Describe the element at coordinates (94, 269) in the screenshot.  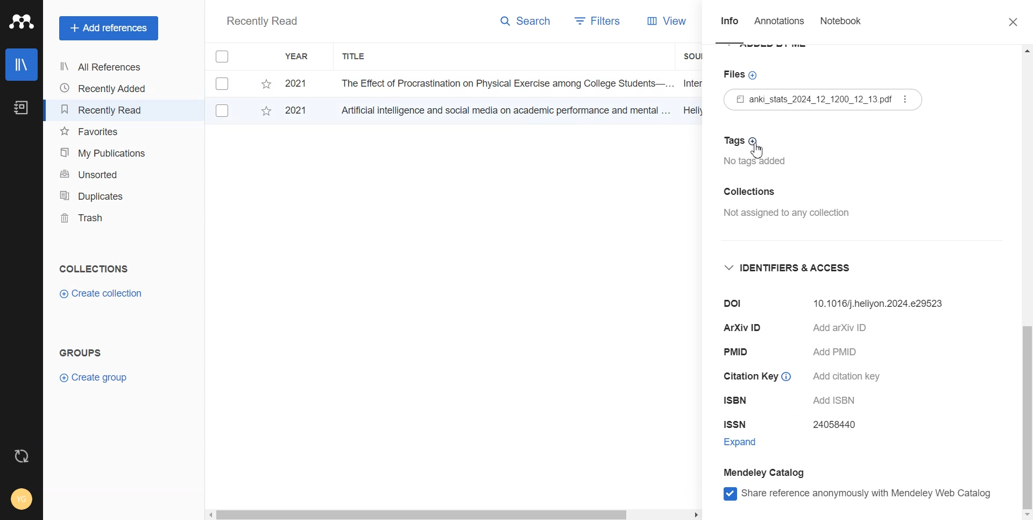
I see `Collections` at that location.